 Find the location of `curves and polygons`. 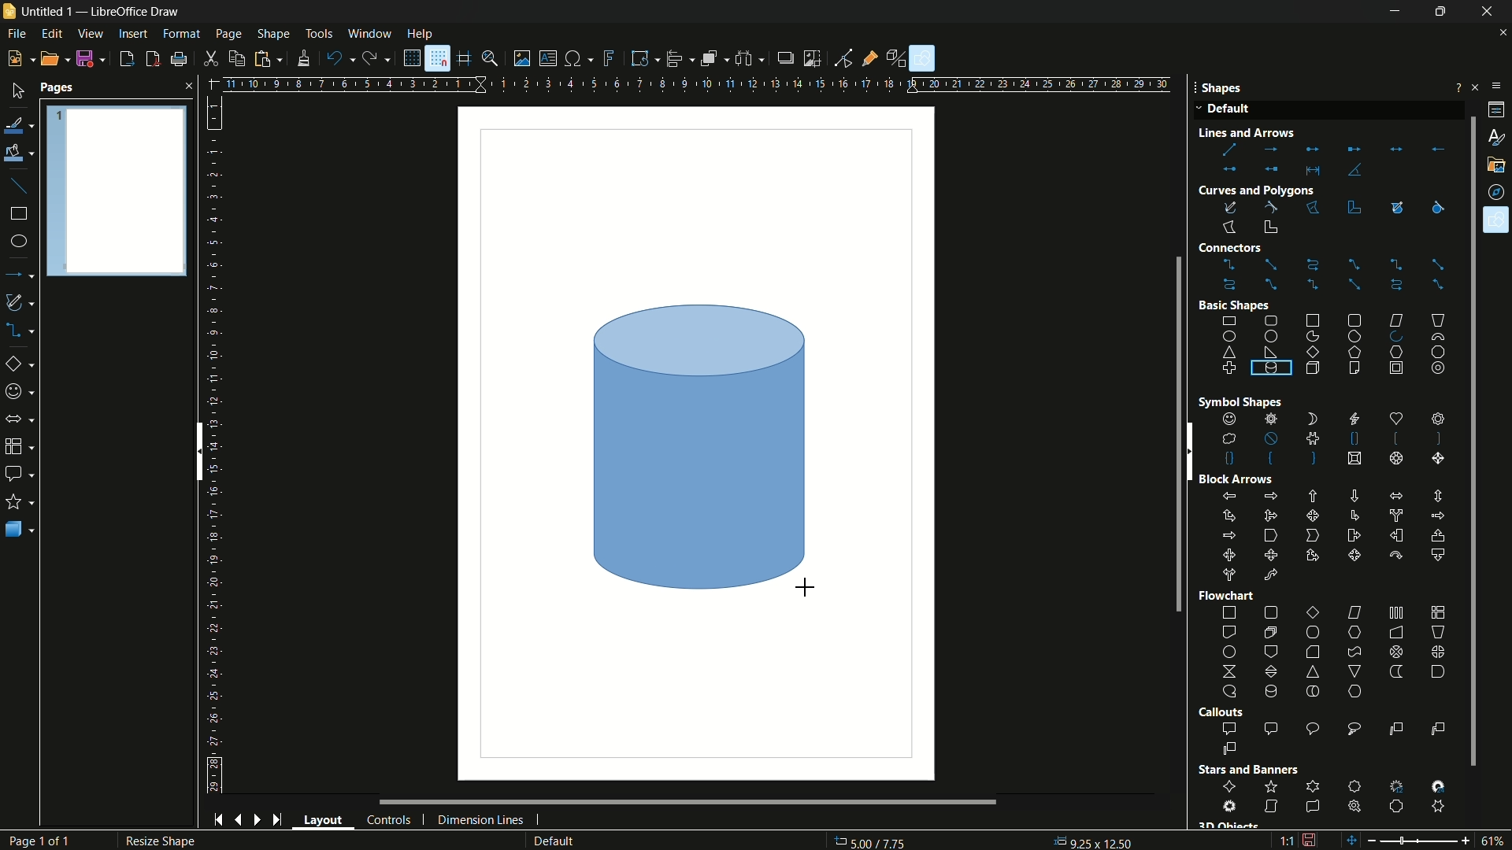

curves and polygons is located at coordinates (22, 303).